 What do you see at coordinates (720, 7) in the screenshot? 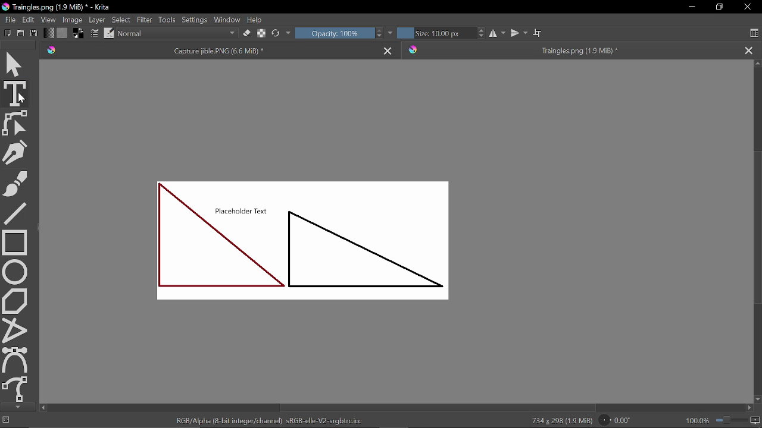
I see `Restore down` at bounding box center [720, 7].